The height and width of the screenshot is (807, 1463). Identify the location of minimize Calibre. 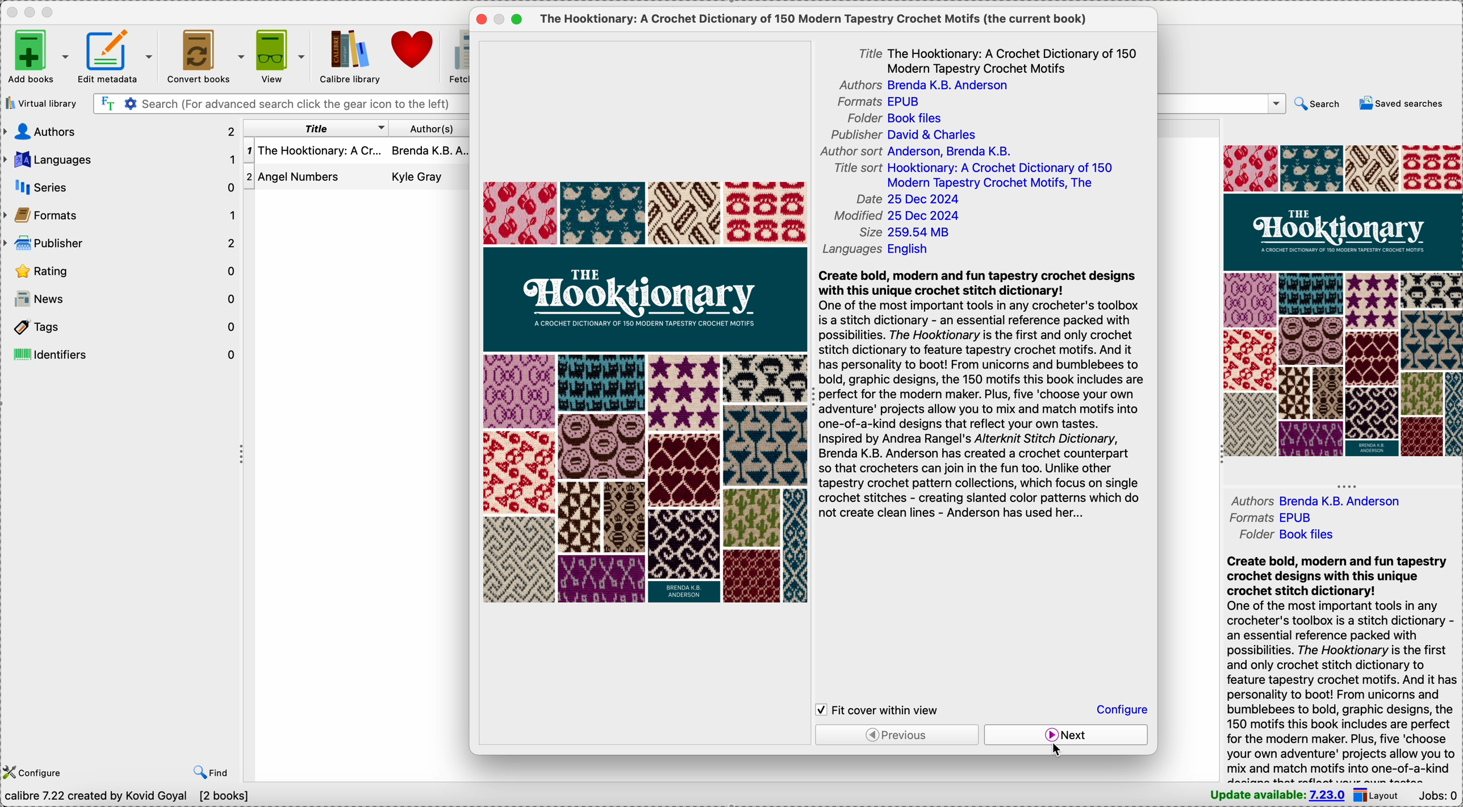
(30, 12).